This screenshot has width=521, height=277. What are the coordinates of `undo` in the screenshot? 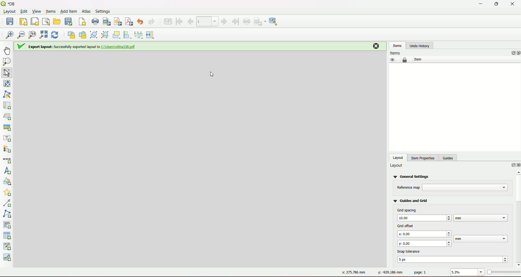 It's located at (141, 22).